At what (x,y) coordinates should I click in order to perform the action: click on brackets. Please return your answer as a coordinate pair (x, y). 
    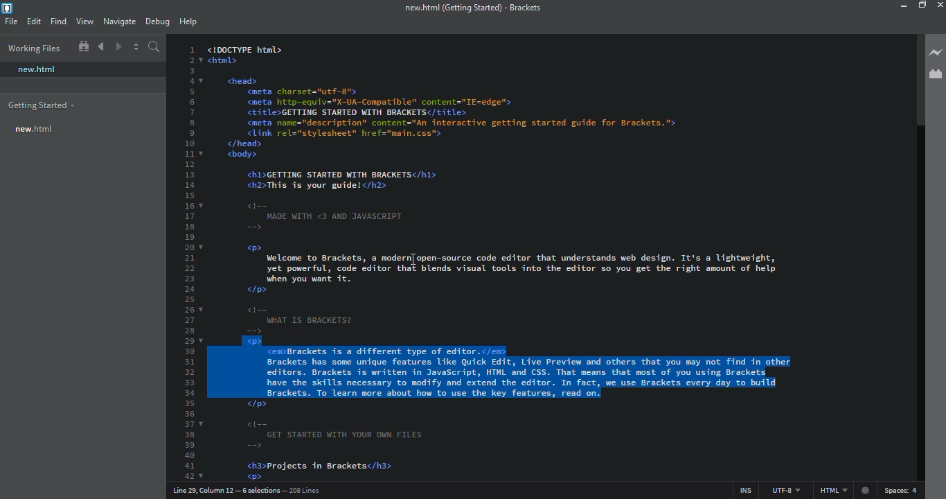
    Looking at the image, I should click on (469, 8).